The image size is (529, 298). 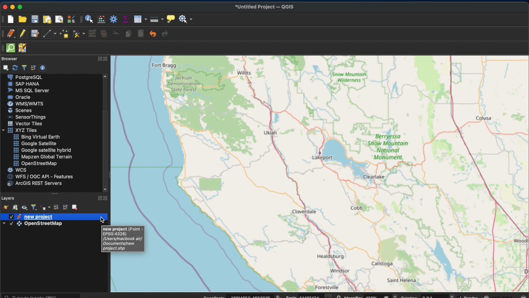 I want to click on vector tiles, so click(x=25, y=124).